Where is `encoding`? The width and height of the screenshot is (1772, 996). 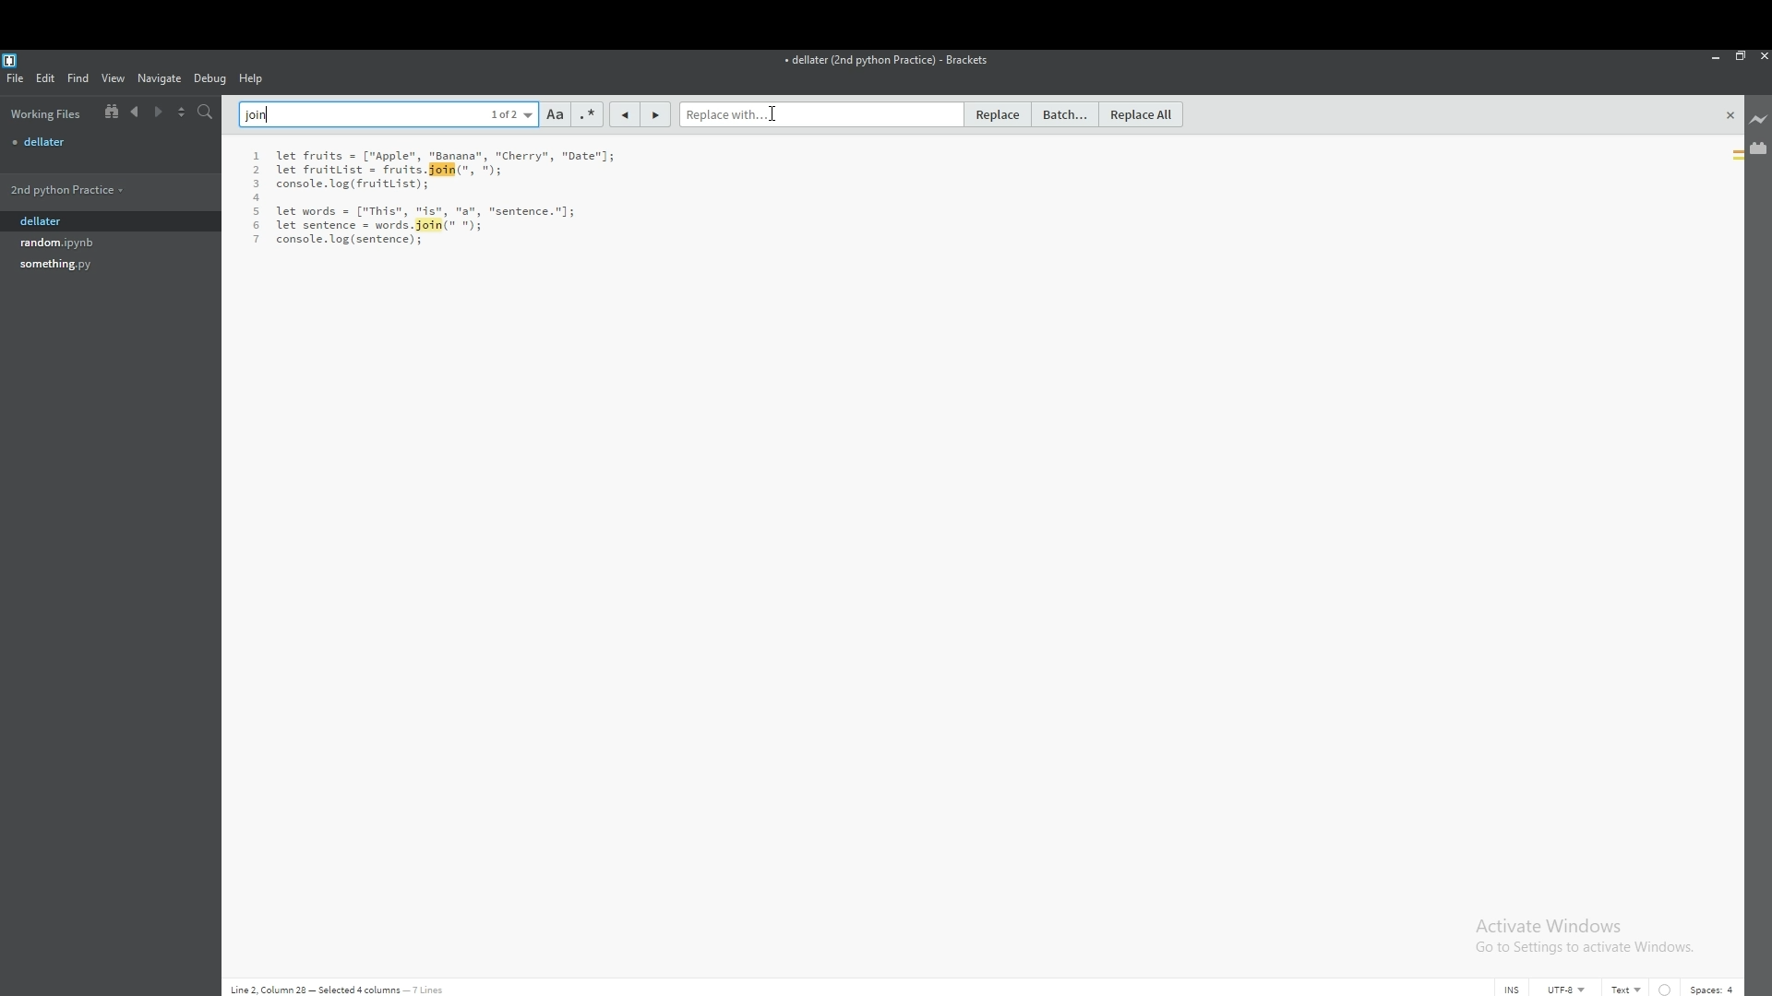
encoding is located at coordinates (1566, 989).